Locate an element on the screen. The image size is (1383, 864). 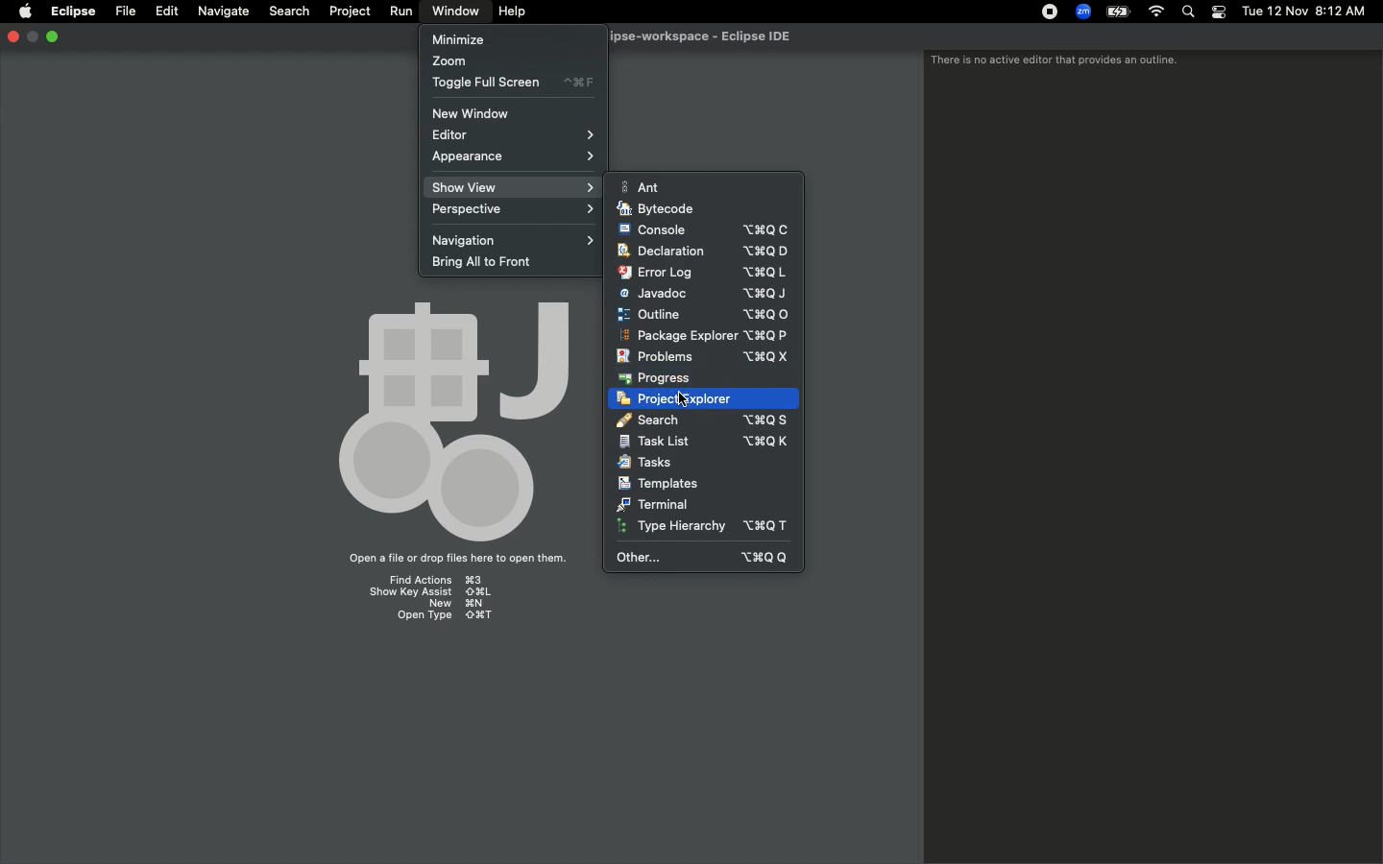
close is located at coordinates (12, 38).